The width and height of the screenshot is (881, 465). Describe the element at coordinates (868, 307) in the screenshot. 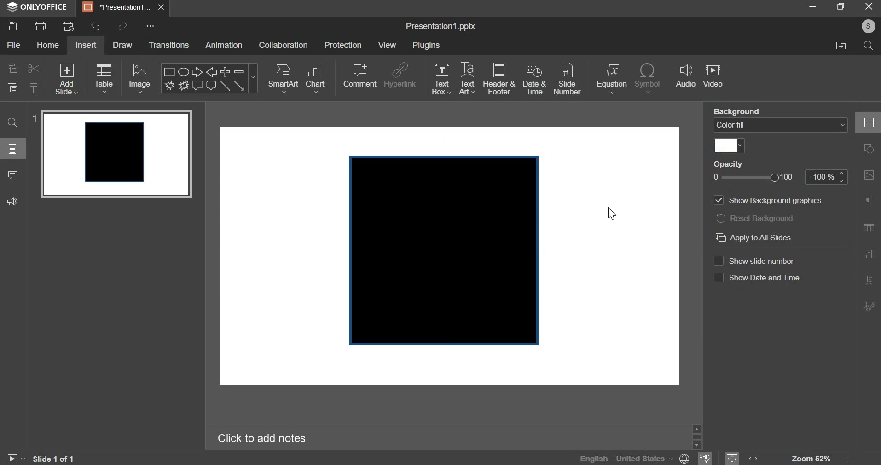

I see `Goback` at that location.